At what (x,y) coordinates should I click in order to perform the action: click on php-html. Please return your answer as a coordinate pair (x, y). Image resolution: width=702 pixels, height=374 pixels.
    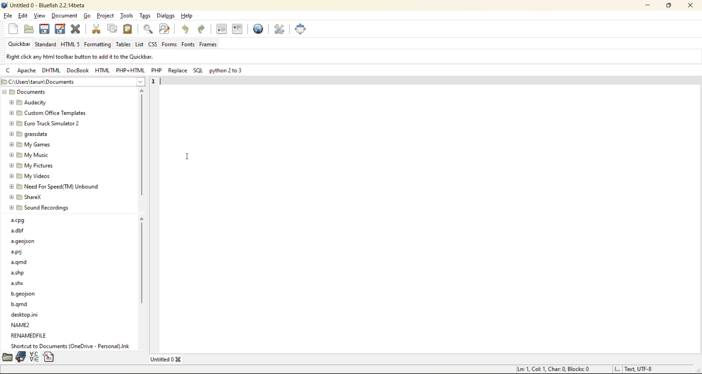
    Looking at the image, I should click on (129, 70).